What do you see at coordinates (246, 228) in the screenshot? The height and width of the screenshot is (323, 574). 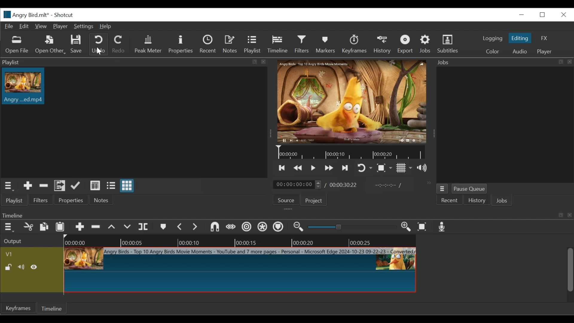 I see `Rippe` at bounding box center [246, 228].